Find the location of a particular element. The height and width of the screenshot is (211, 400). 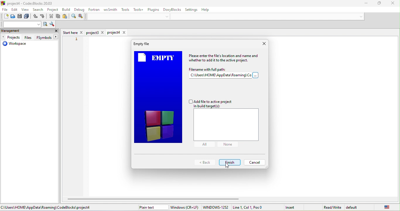

Minimize/Maximize is located at coordinates (377, 4).